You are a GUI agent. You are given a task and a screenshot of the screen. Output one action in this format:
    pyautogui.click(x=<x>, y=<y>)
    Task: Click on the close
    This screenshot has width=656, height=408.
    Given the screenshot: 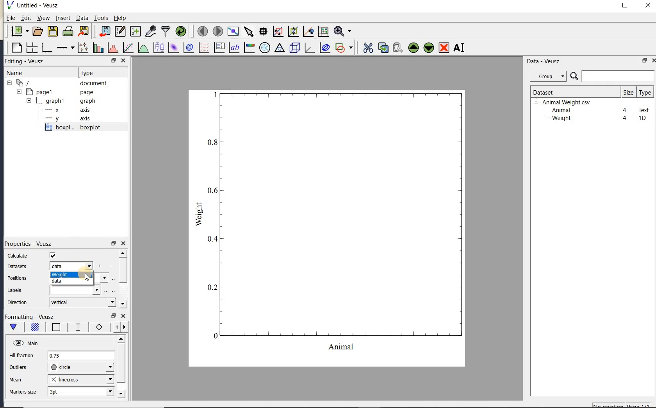 What is the action you would take?
    pyautogui.click(x=123, y=244)
    